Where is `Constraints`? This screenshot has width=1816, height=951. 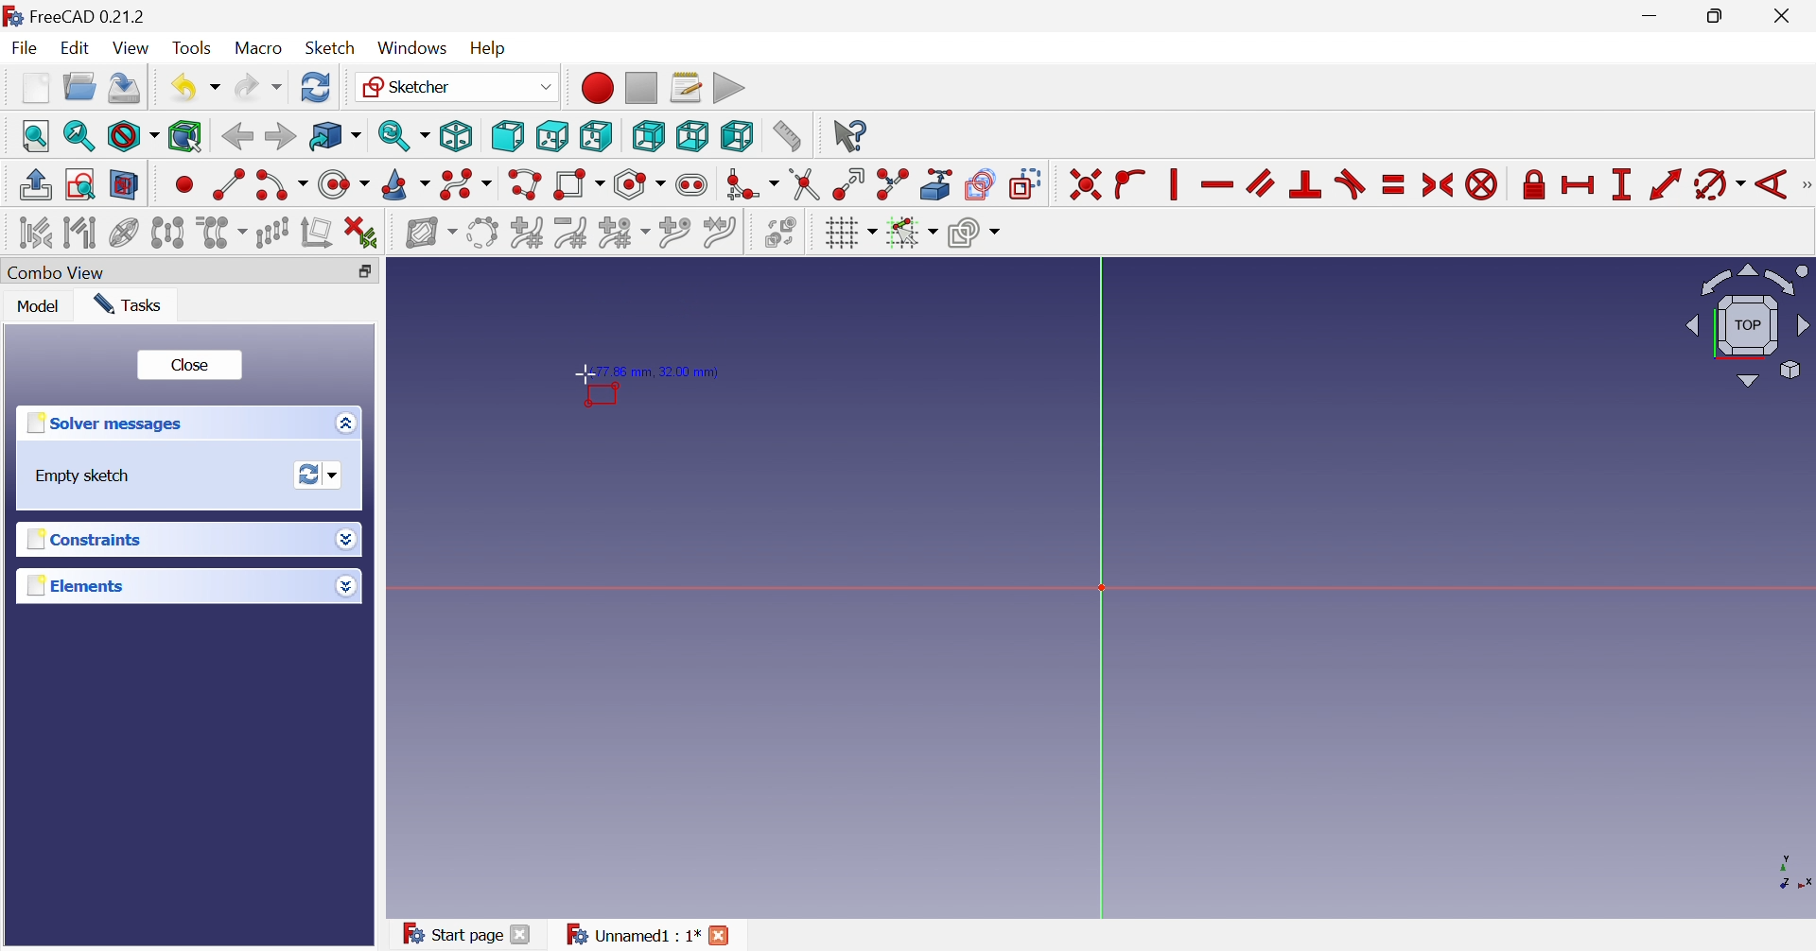
Constraints is located at coordinates (80, 542).